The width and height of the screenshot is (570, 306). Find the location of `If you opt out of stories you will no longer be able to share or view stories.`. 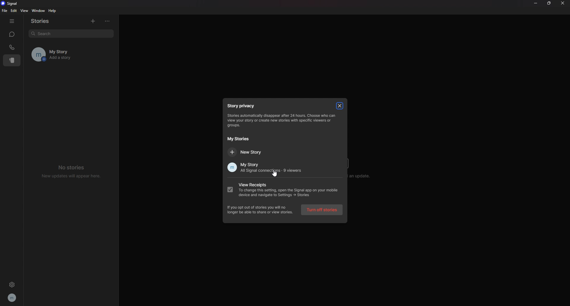

If you opt out of stories you will no longer be able to share or view stories. is located at coordinates (261, 210).